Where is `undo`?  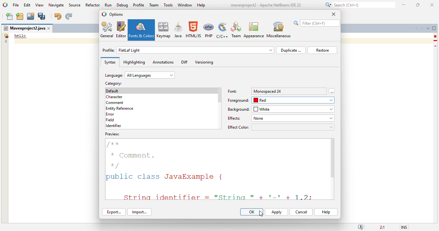
undo is located at coordinates (58, 16).